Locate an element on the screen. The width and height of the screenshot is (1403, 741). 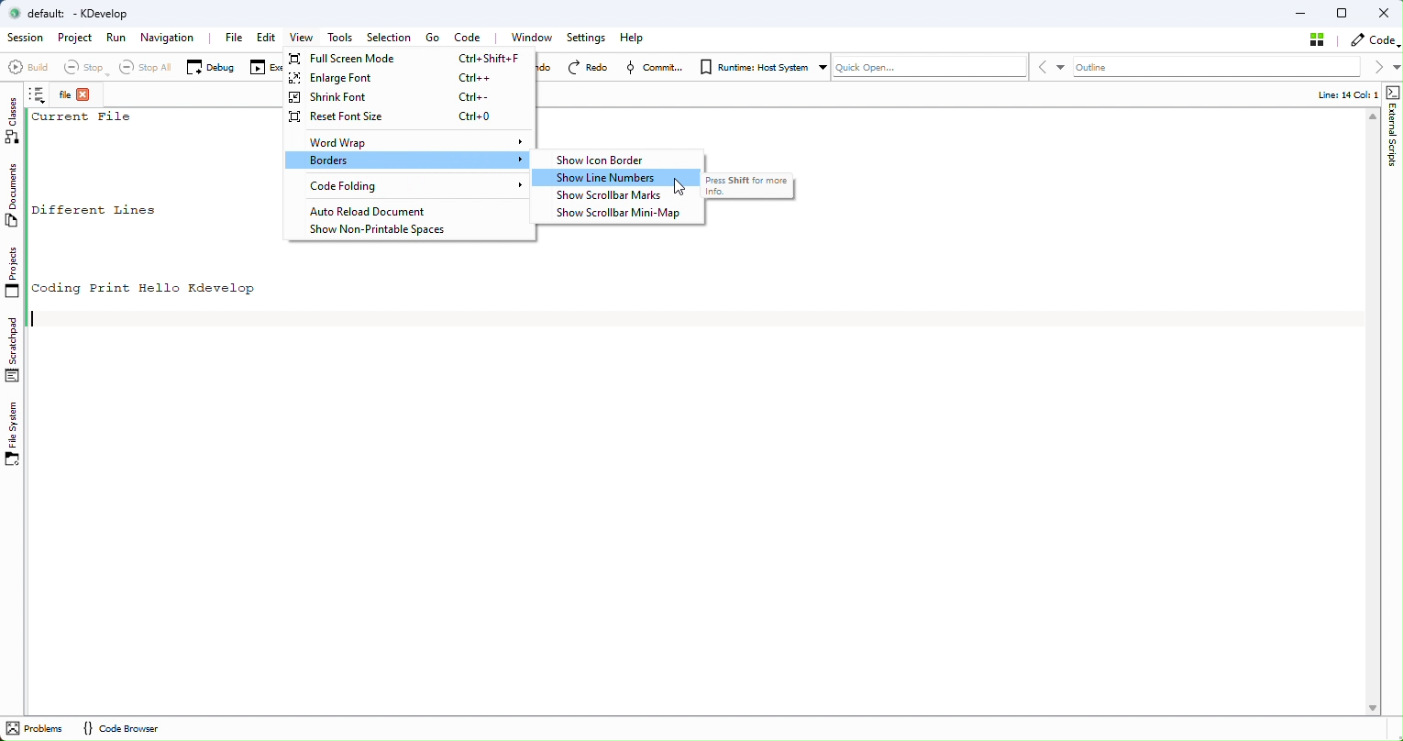
Tools is located at coordinates (344, 39).